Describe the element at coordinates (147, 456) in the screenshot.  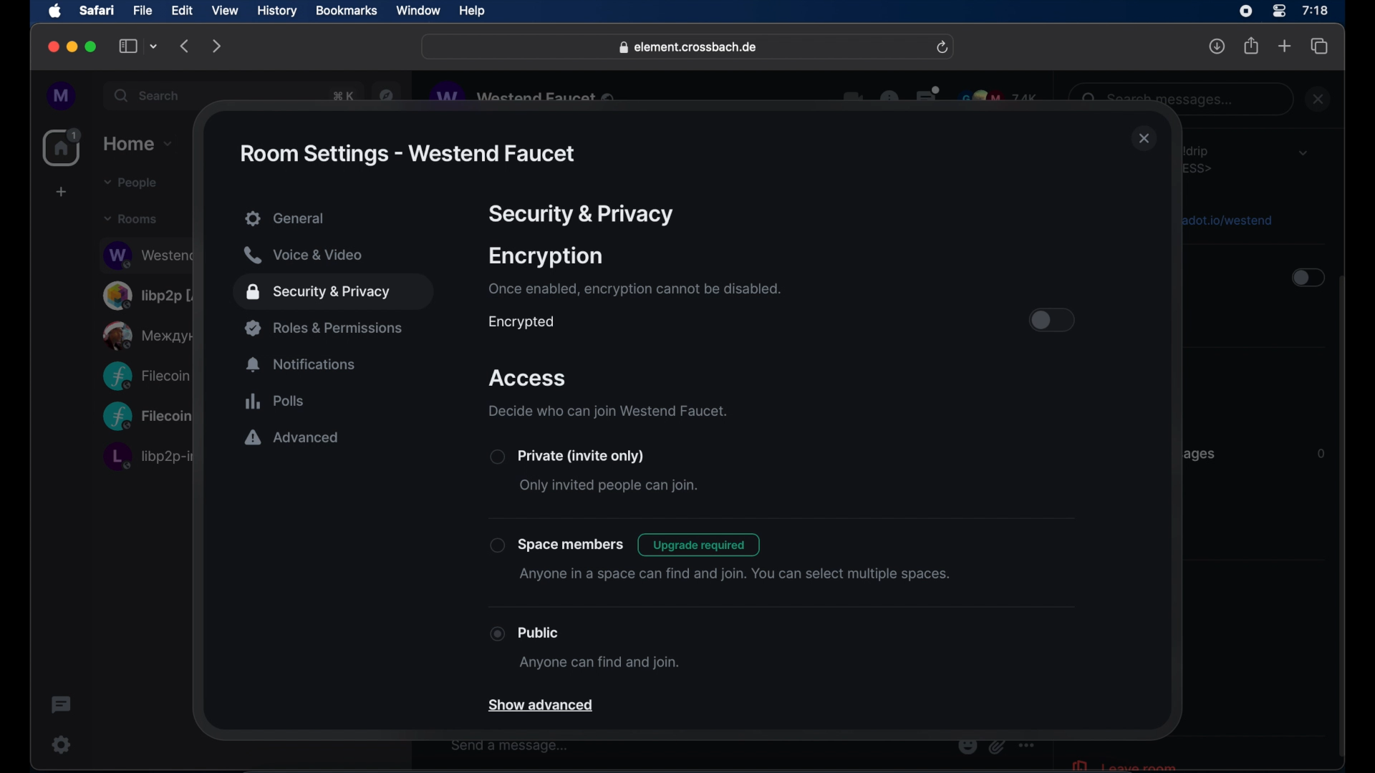
I see `obscure` at that location.